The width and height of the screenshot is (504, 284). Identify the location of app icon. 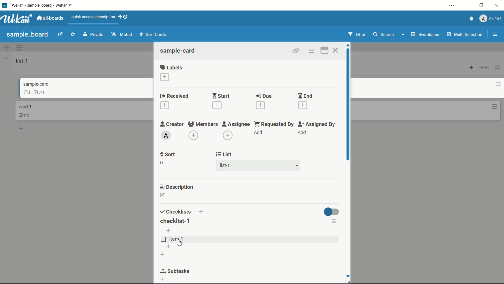
(5, 5).